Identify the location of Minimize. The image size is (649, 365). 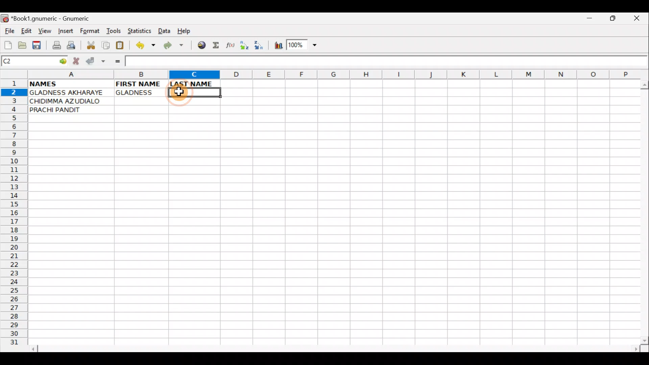
(588, 20).